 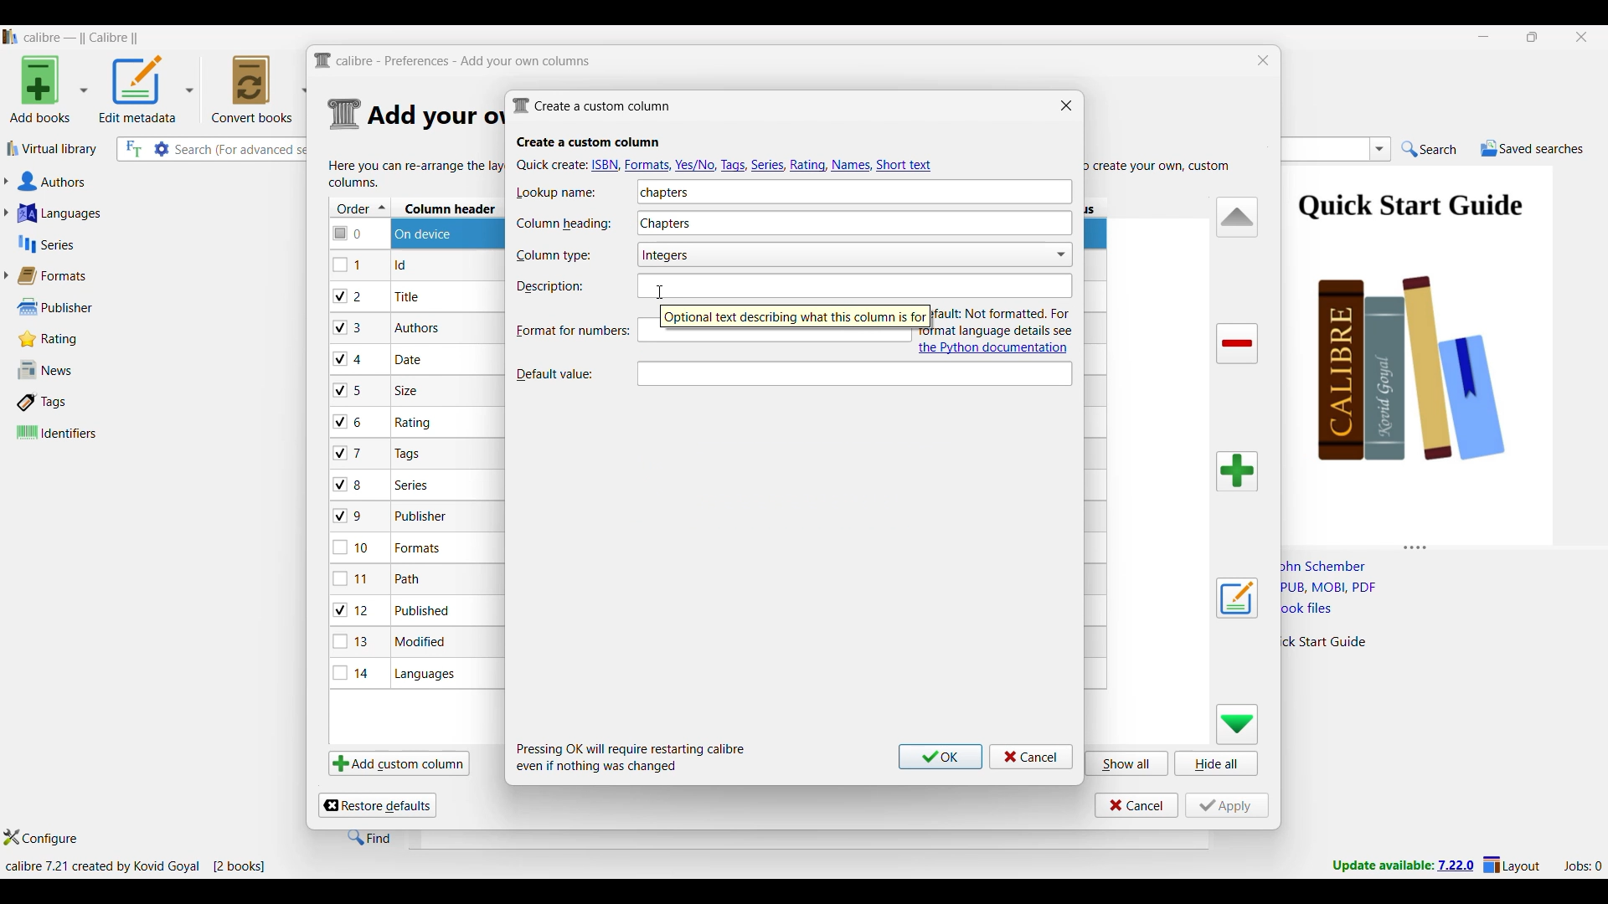 What do you see at coordinates (78, 402) in the screenshot?
I see `Tags` at bounding box center [78, 402].